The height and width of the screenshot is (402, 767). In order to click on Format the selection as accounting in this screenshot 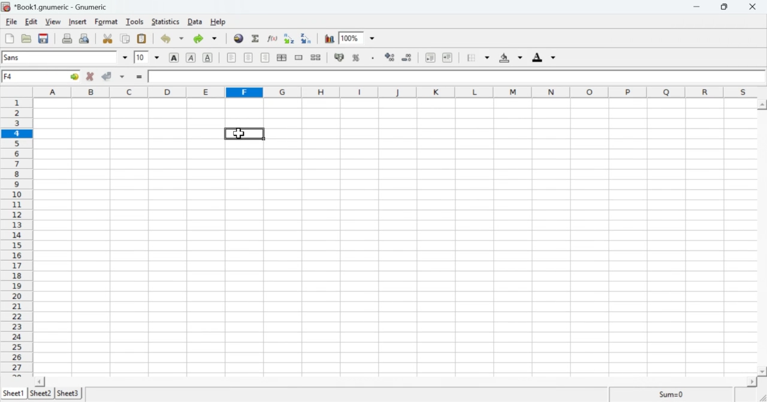, I will do `click(339, 58)`.